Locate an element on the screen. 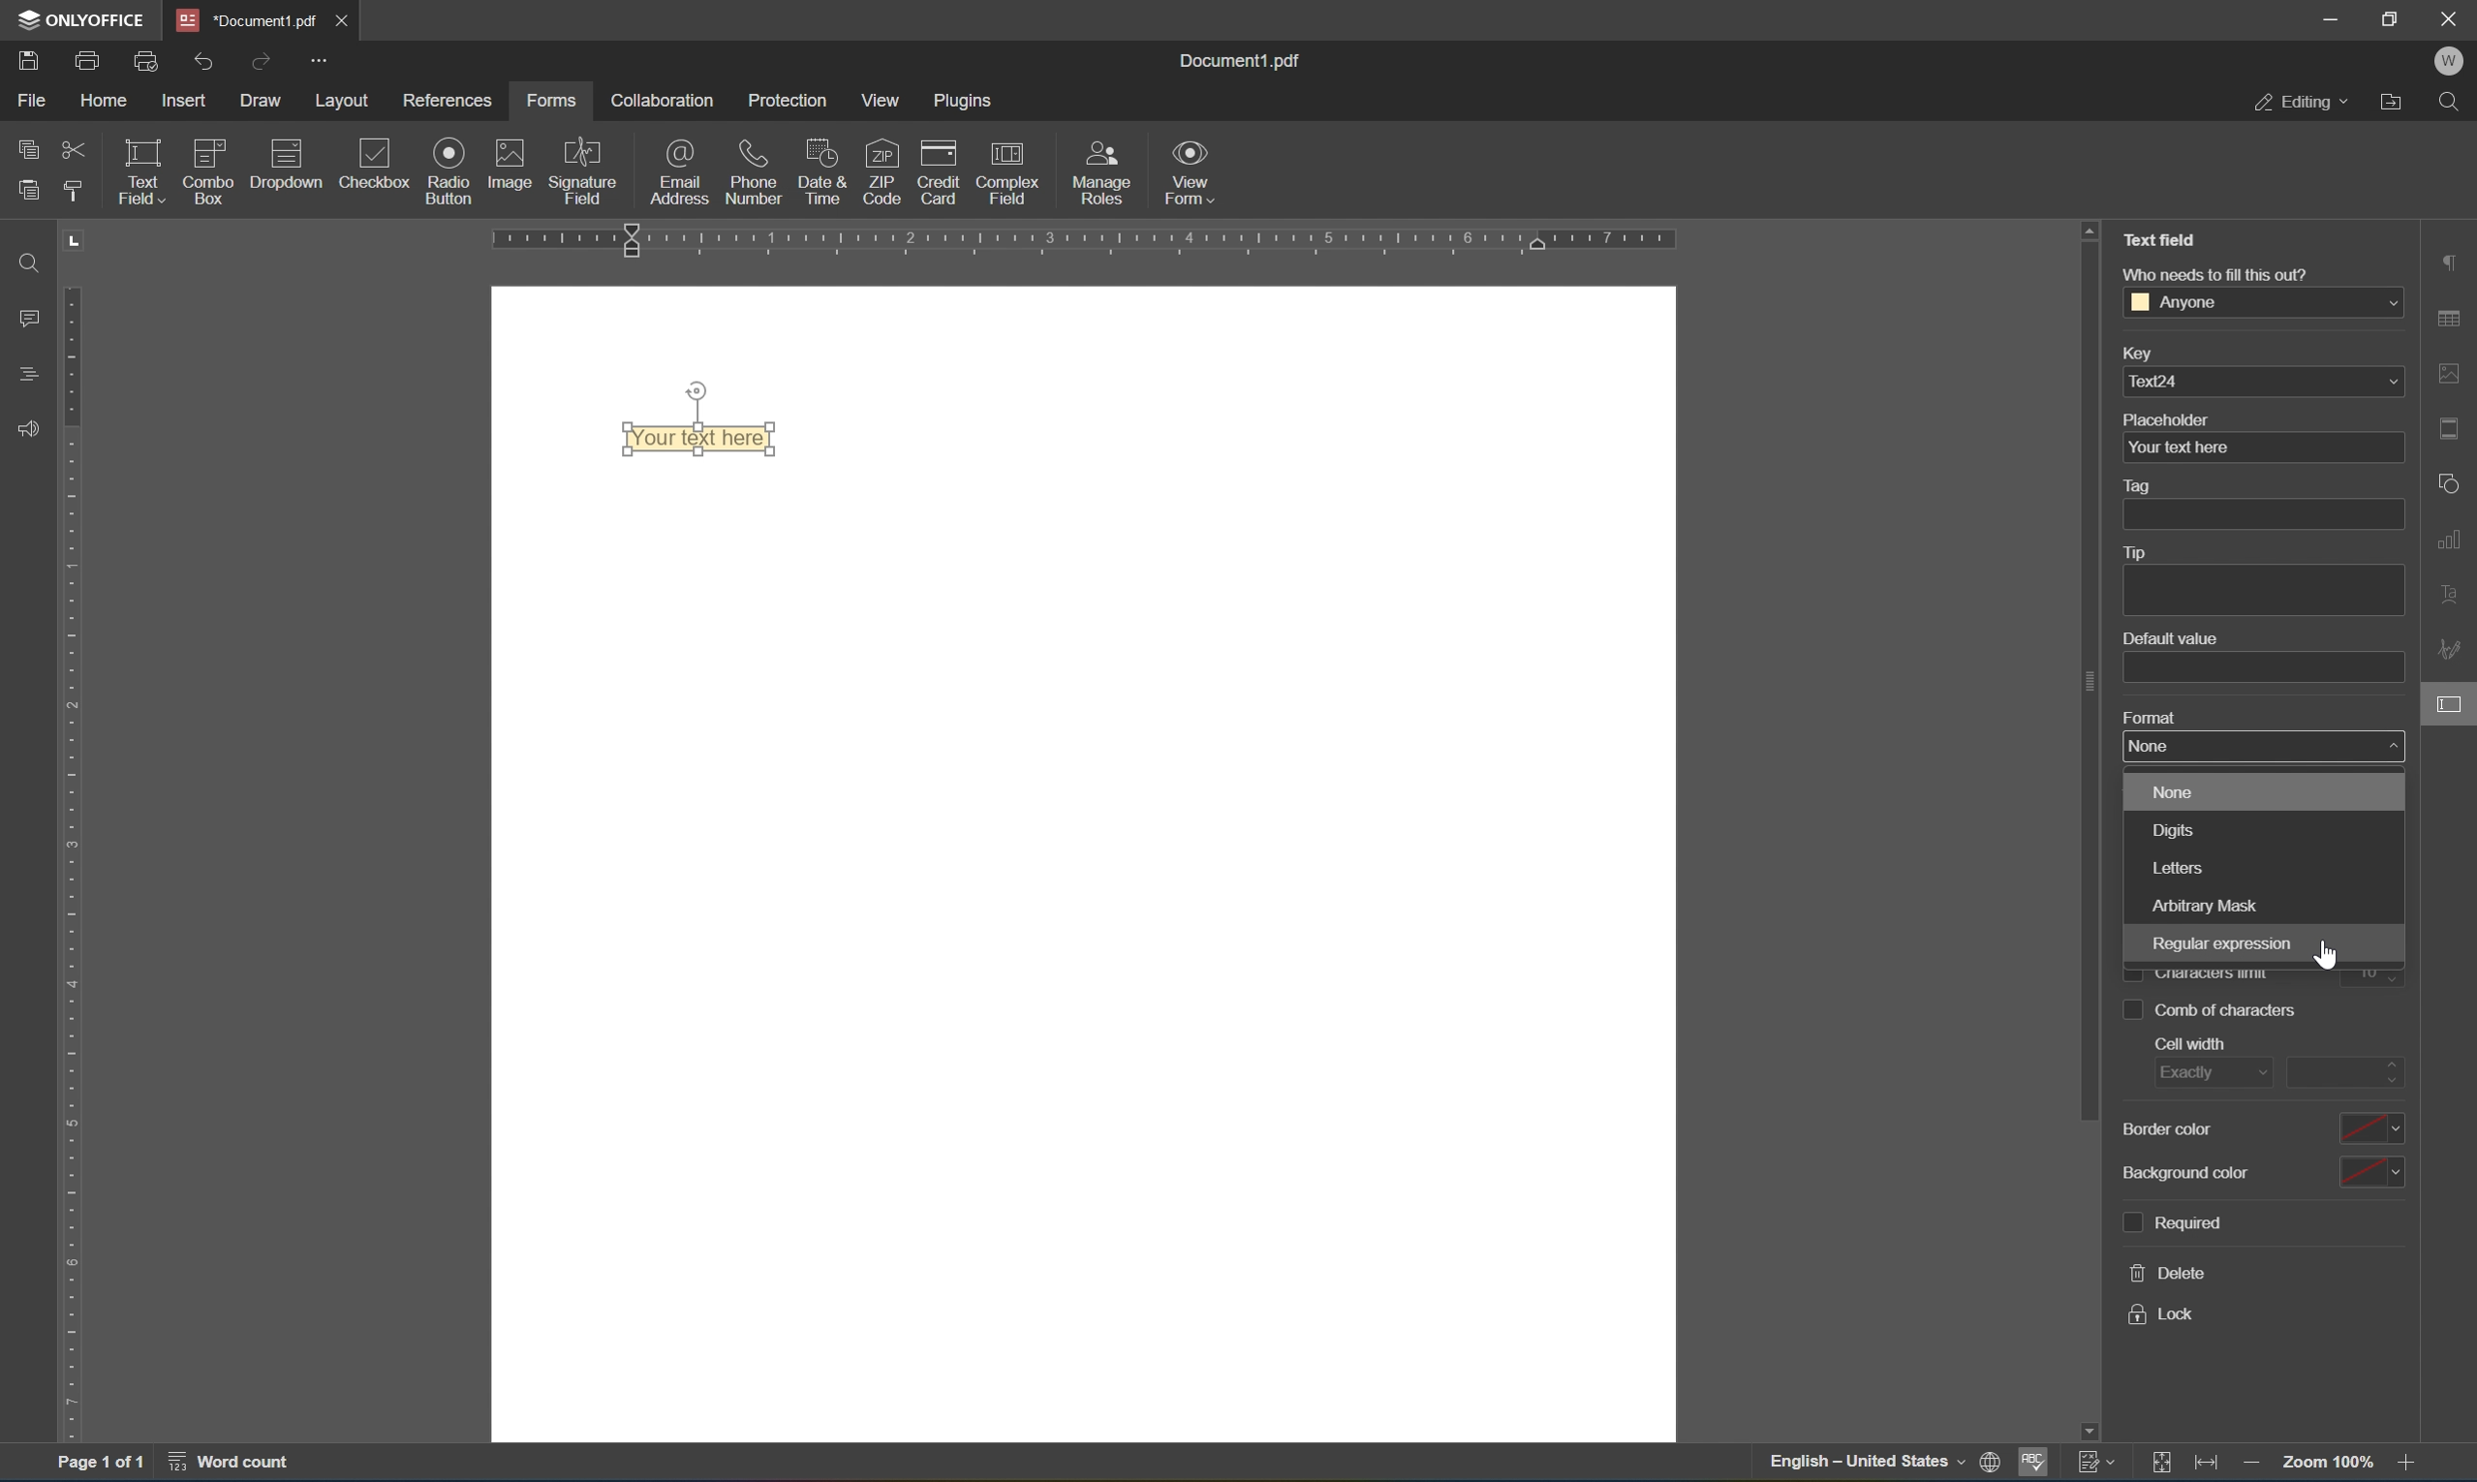 The height and width of the screenshot is (1482, 2477). track changes is located at coordinates (2098, 1461).